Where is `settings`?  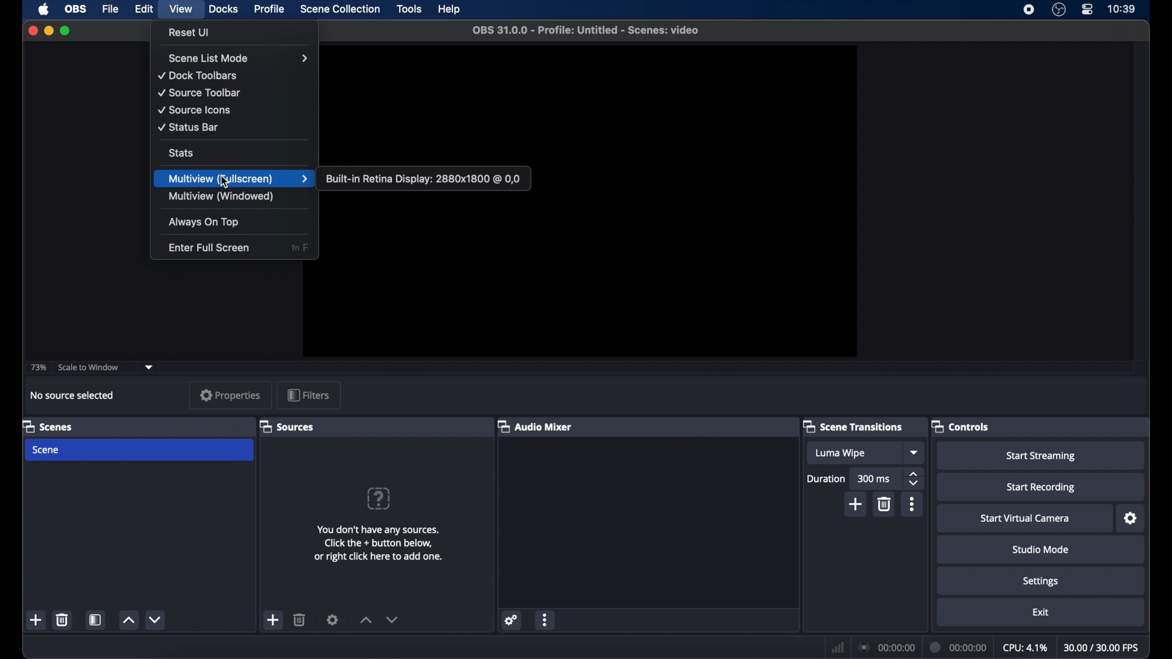 settings is located at coordinates (1043, 580).